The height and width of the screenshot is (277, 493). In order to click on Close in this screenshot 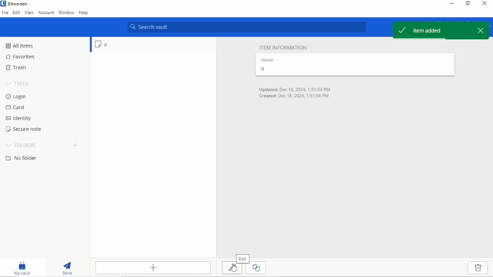, I will do `click(485, 3)`.